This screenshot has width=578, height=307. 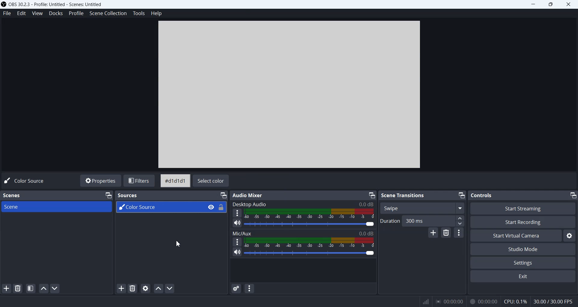 I want to click on Code Source, so click(x=26, y=180).